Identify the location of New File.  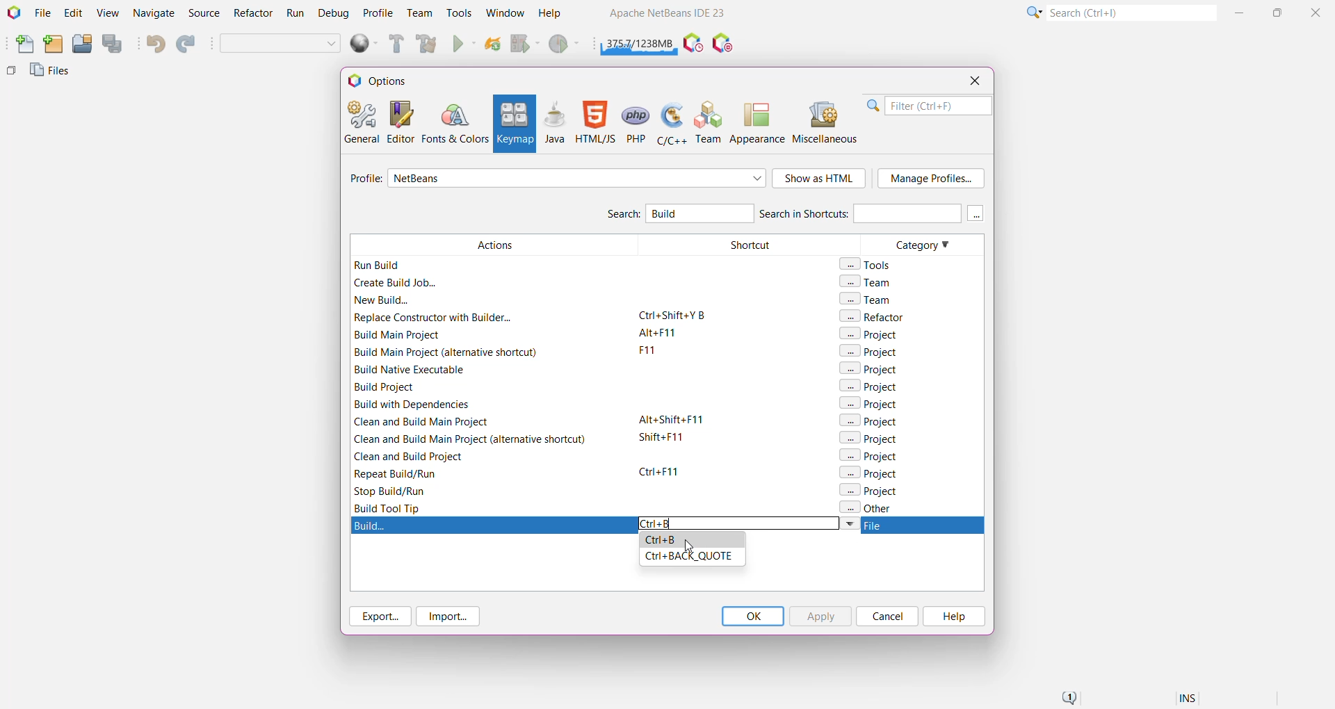
(22, 45).